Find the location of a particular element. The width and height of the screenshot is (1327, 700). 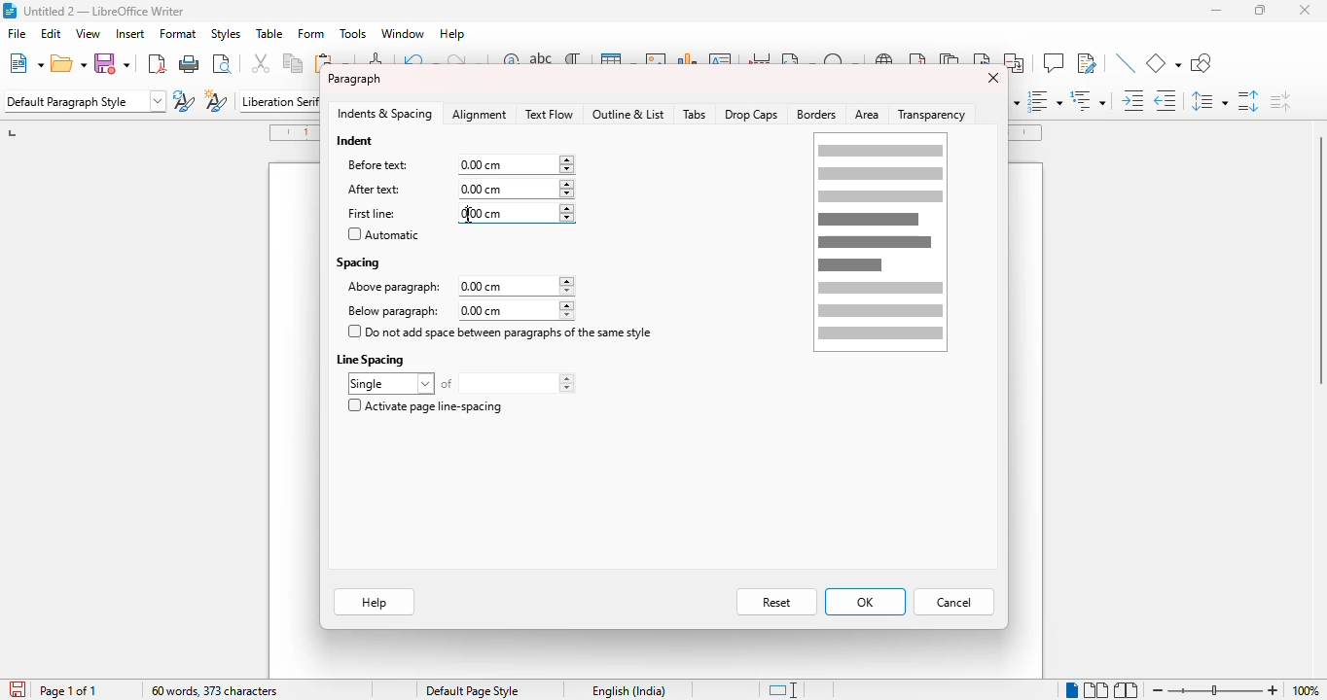

text language is located at coordinates (630, 690).